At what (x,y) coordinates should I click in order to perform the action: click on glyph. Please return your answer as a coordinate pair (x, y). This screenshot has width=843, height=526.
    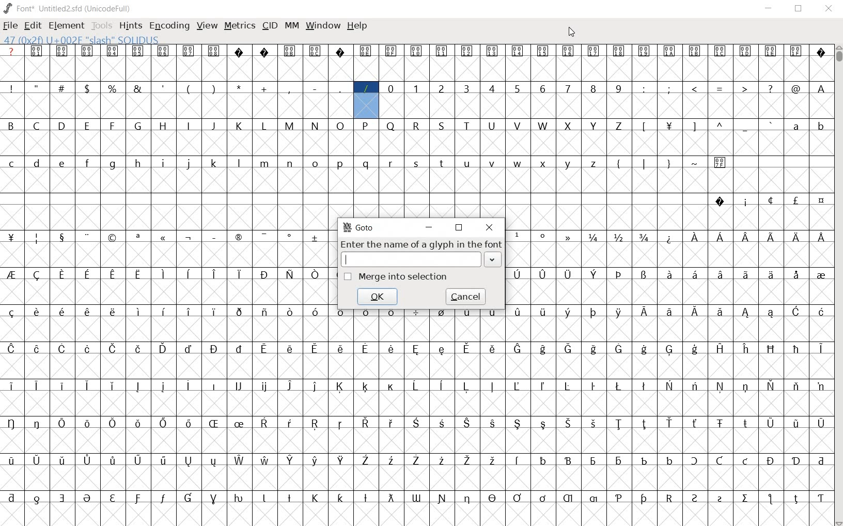
    Looking at the image, I should click on (417, 164).